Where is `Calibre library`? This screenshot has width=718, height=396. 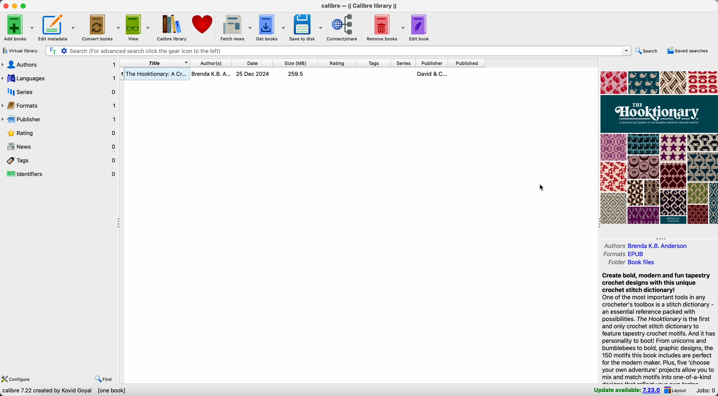 Calibre library is located at coordinates (171, 27).